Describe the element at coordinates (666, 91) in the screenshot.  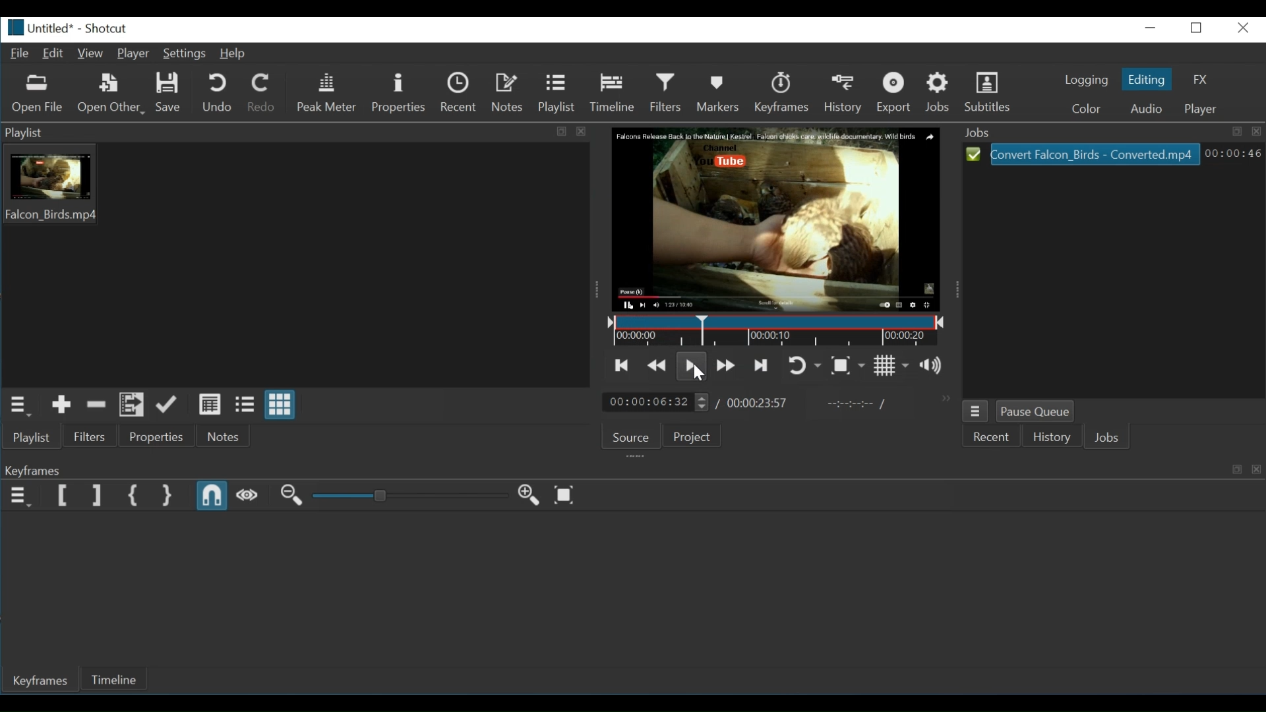
I see `Filter` at that location.